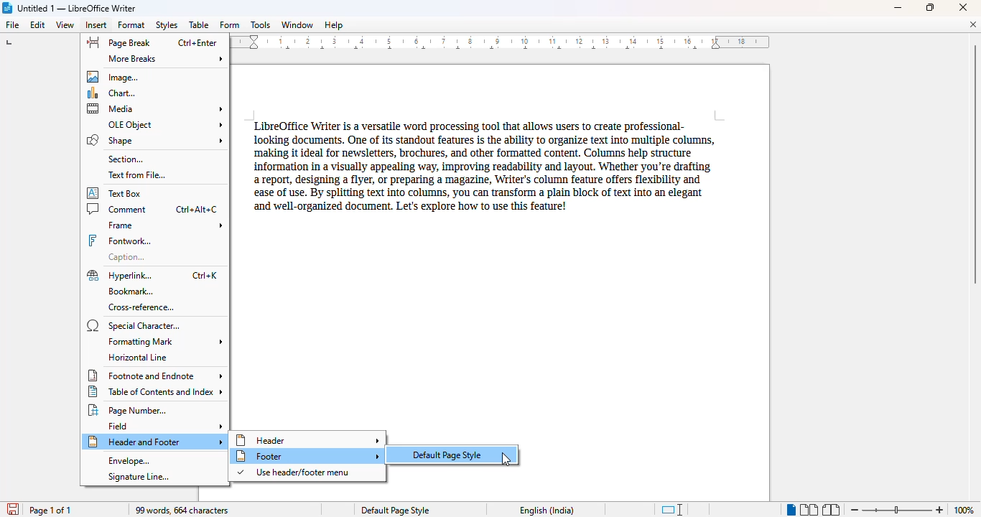  Describe the element at coordinates (50, 510) in the screenshot. I see `page 1 of 1` at that location.